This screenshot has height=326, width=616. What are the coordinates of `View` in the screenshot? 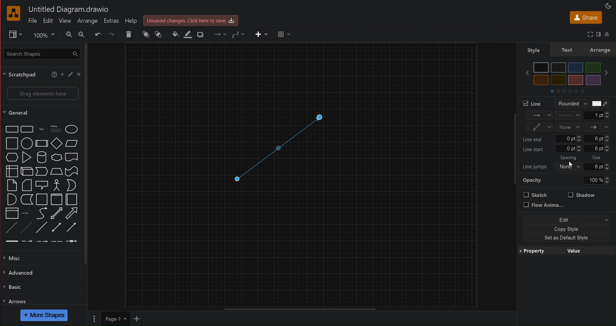 It's located at (12, 35).